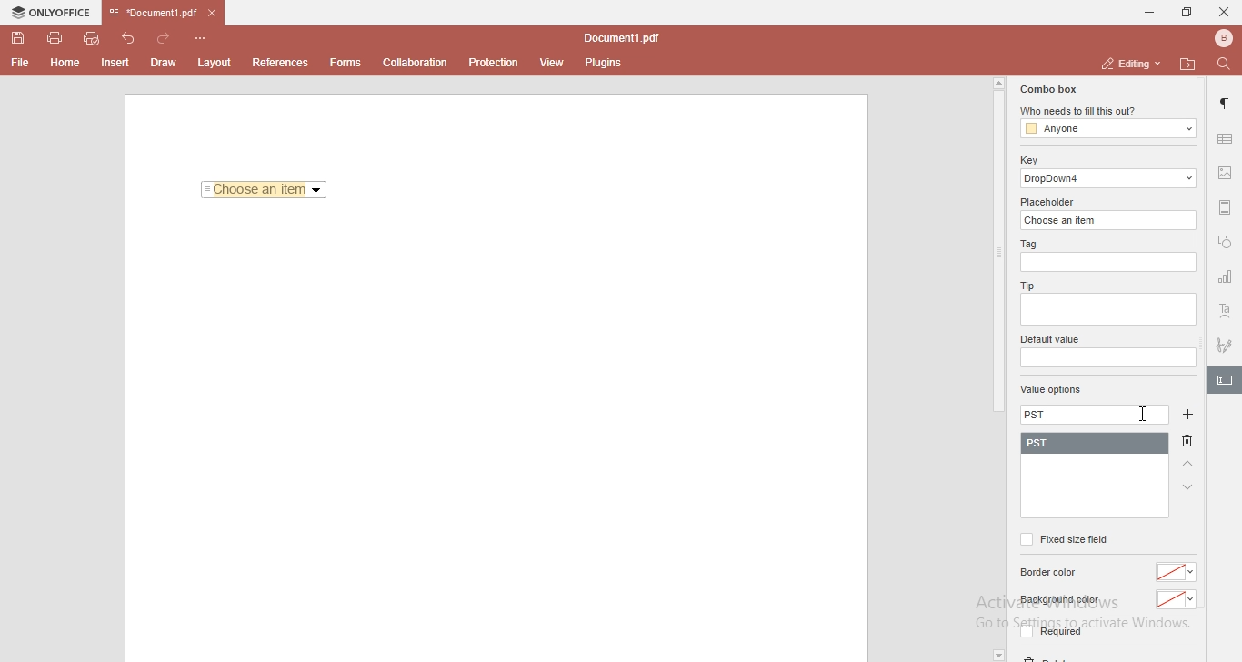 The width and height of the screenshot is (1242, 662). Describe the element at coordinates (1178, 572) in the screenshot. I see `color dropdown` at that location.